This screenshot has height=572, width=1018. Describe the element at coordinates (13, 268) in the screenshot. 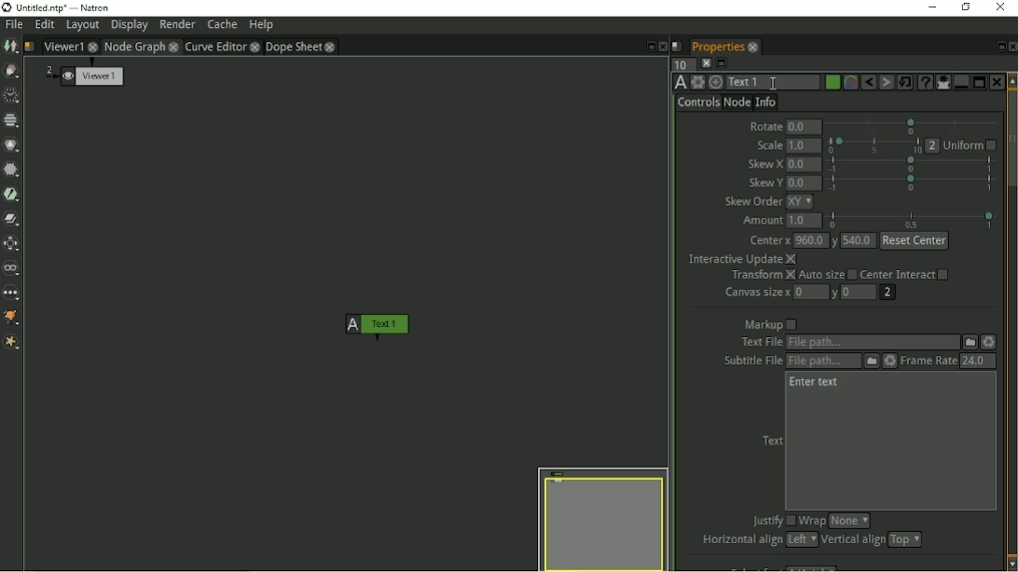

I see `Views` at that location.